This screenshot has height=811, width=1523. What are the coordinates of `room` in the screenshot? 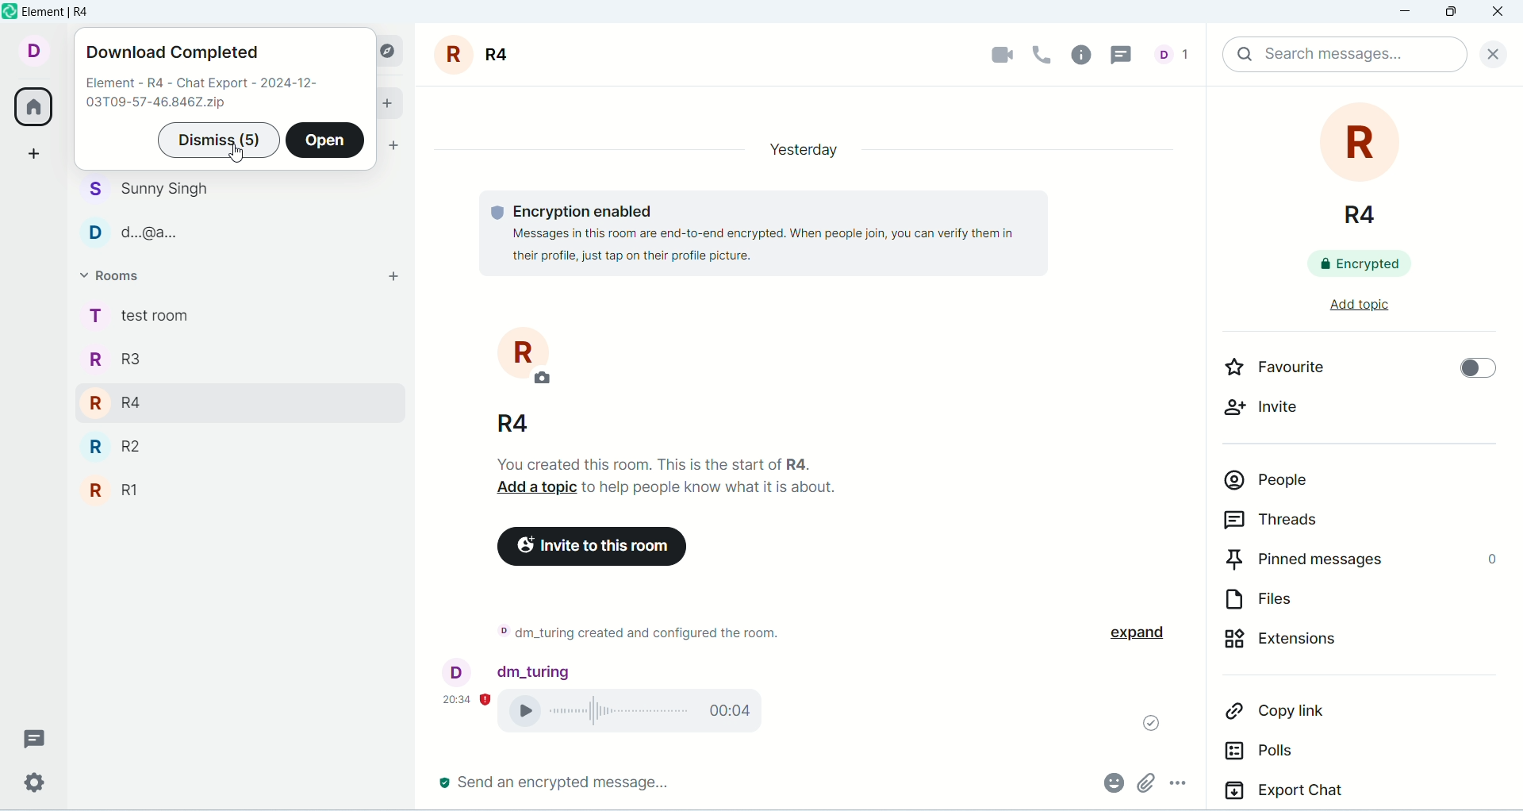 It's located at (478, 55).